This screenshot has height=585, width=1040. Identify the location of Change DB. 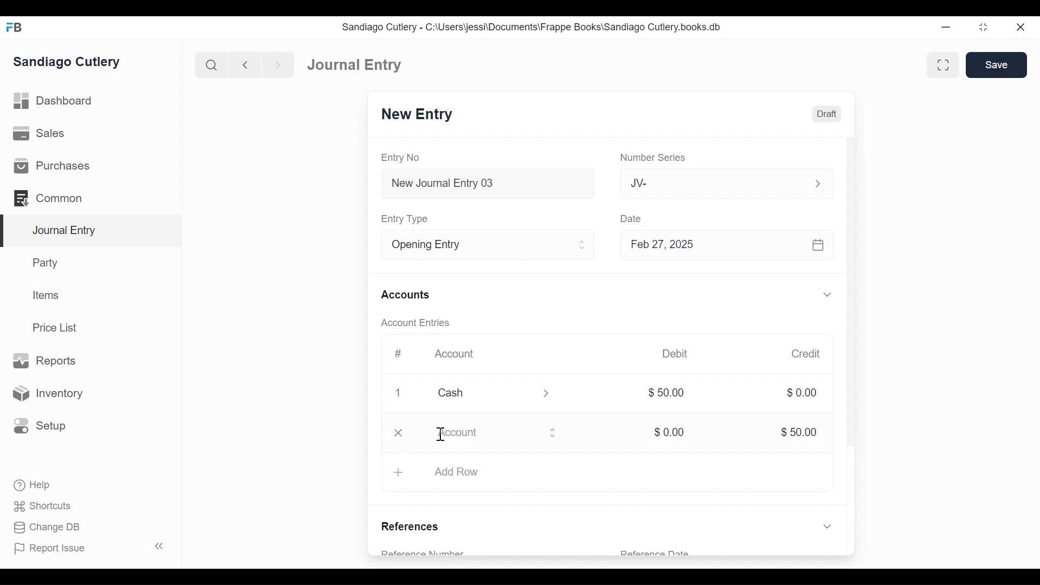
(46, 528).